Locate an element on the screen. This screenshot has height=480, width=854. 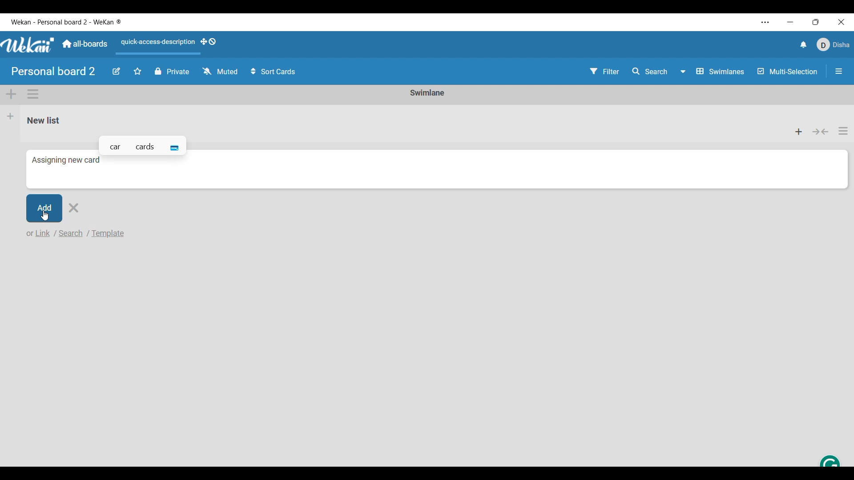
Privacy toggle is located at coordinates (172, 71).